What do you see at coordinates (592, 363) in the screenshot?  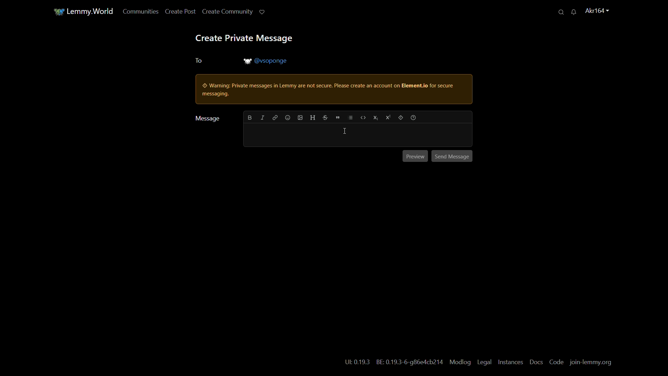 I see `join-lemmy.org` at bounding box center [592, 363].